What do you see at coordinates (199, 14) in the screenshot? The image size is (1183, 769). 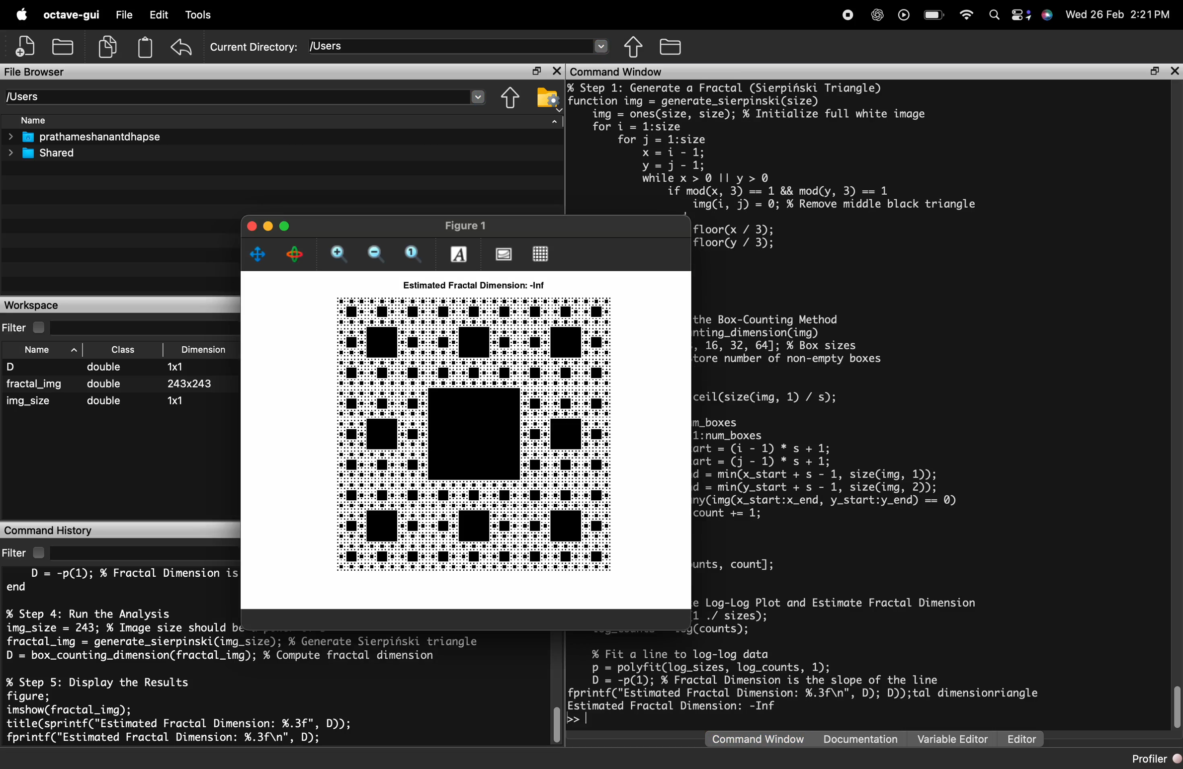 I see `Debug` at bounding box center [199, 14].